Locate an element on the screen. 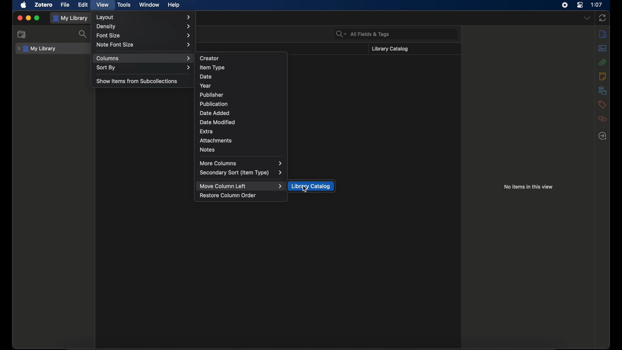 The width and height of the screenshot is (622, 350). tags is located at coordinates (602, 104).